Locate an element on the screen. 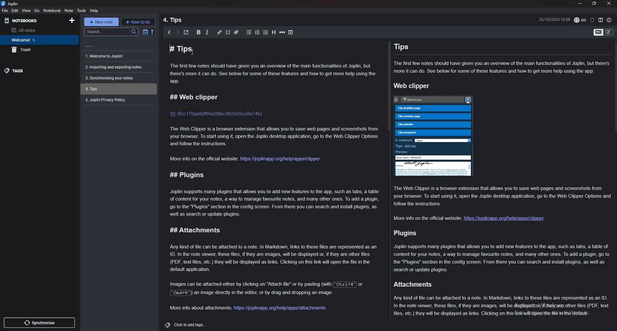 The height and width of the screenshot is (331, 617). Clip screenshot is located at coordinates (434, 132).